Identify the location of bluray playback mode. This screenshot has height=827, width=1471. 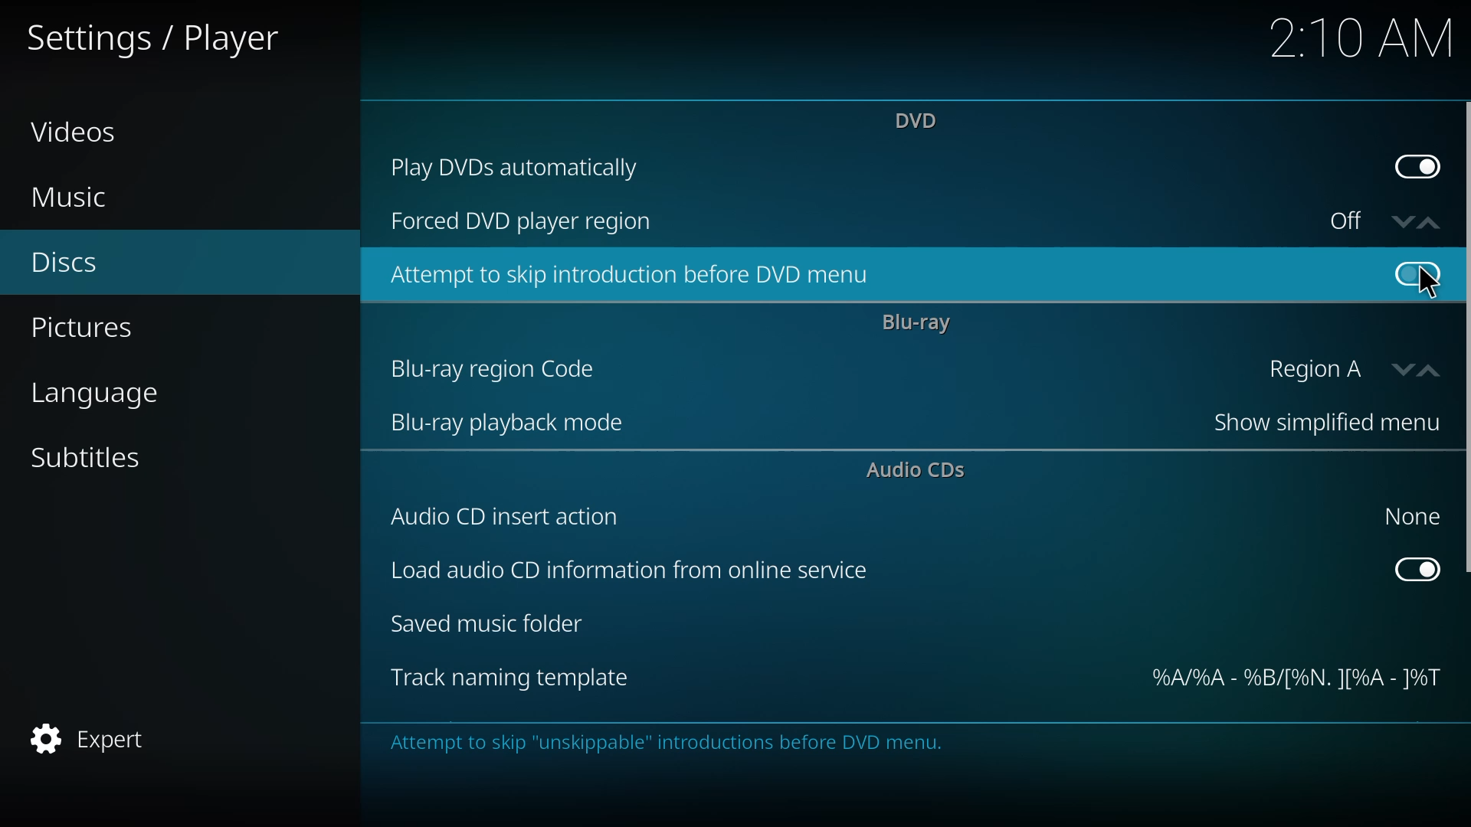
(517, 420).